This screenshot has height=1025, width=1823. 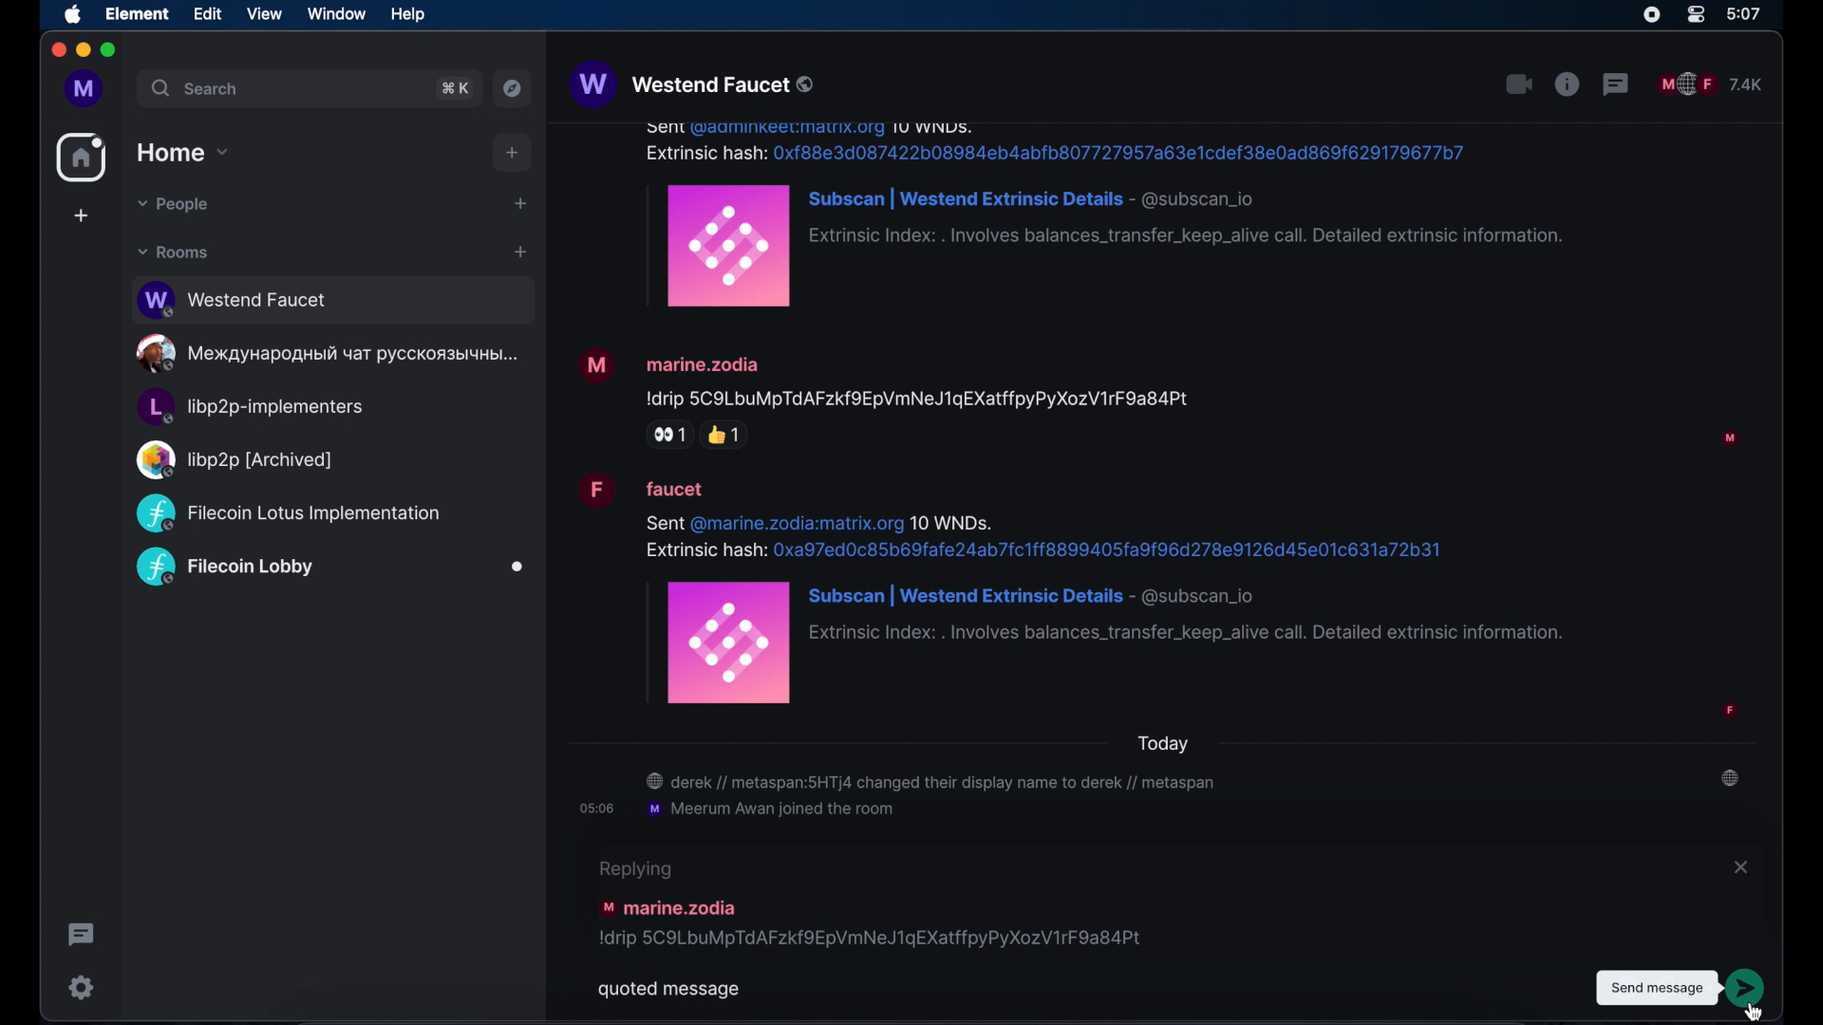 What do you see at coordinates (173, 253) in the screenshot?
I see `rooms dropdown` at bounding box center [173, 253].